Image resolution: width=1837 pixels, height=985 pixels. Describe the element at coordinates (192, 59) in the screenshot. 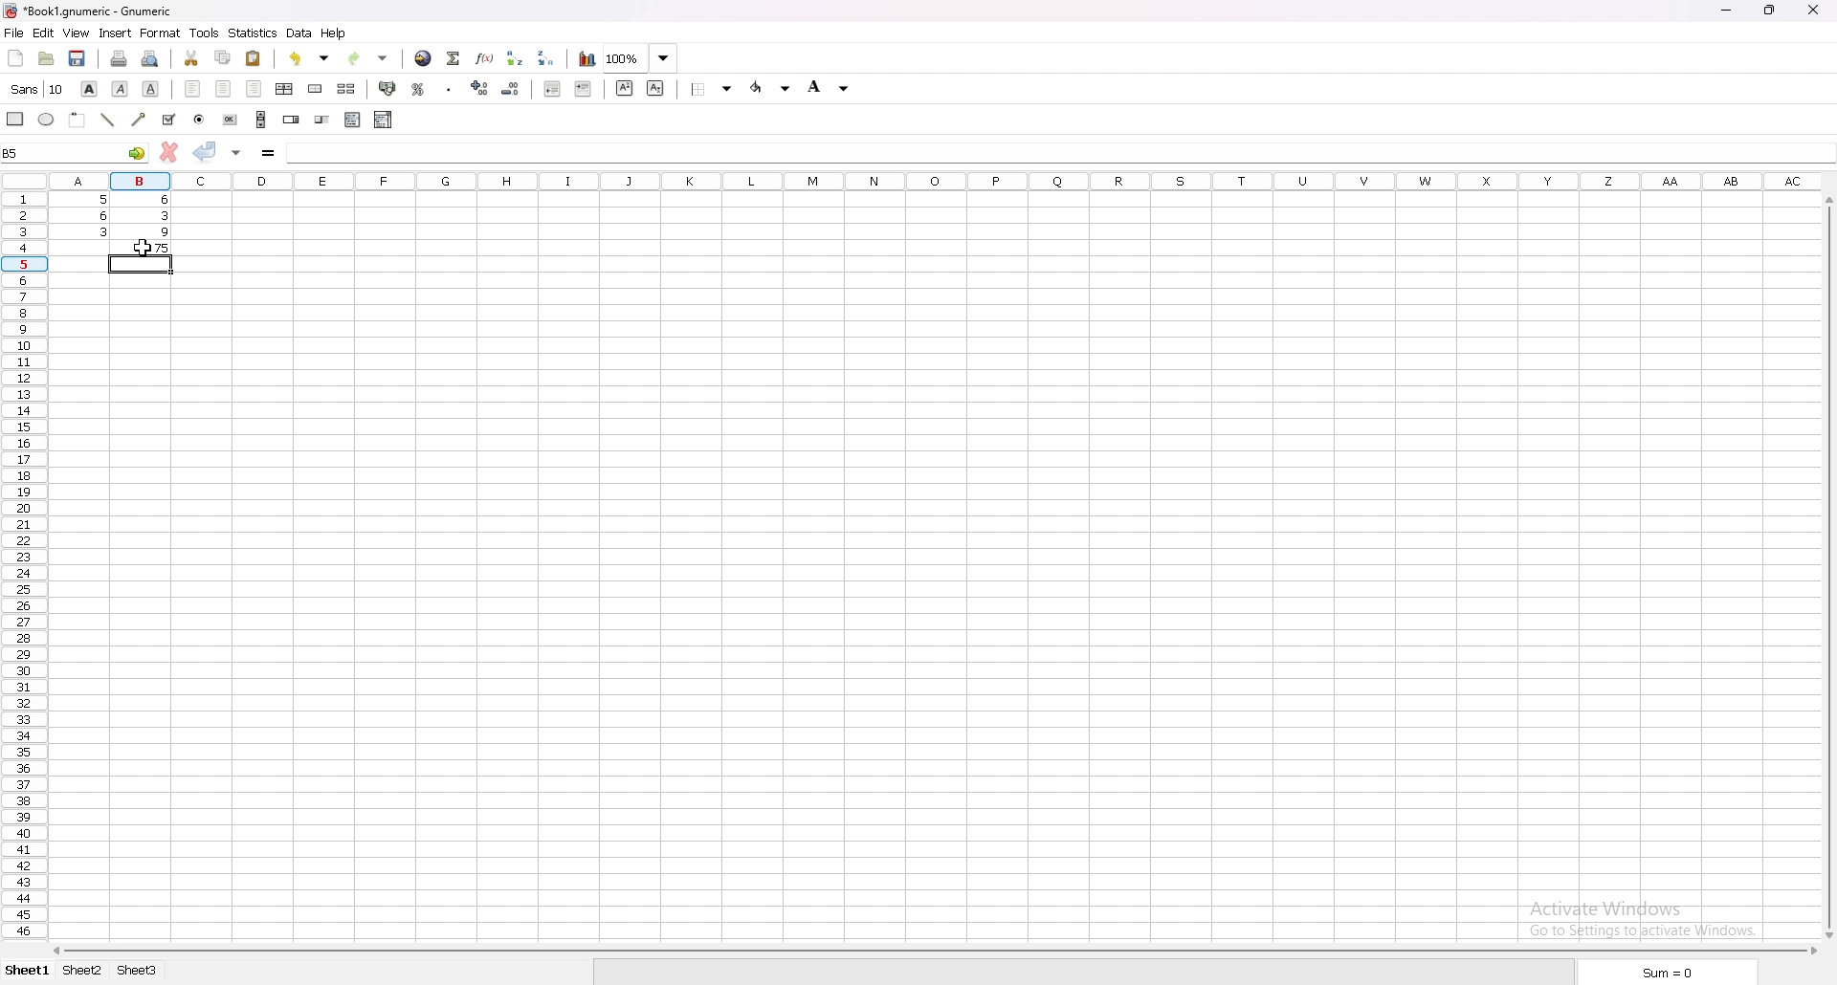

I see `cut` at that location.